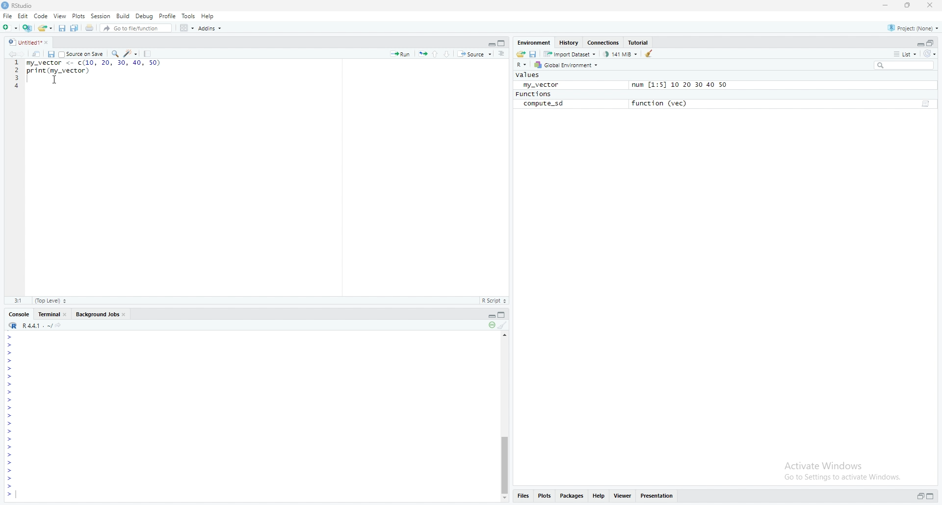  What do you see at coordinates (10, 27) in the screenshot?
I see `New Project` at bounding box center [10, 27].